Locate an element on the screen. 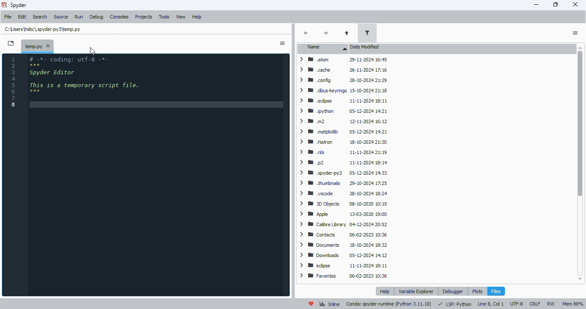  cursor is located at coordinates (93, 51).